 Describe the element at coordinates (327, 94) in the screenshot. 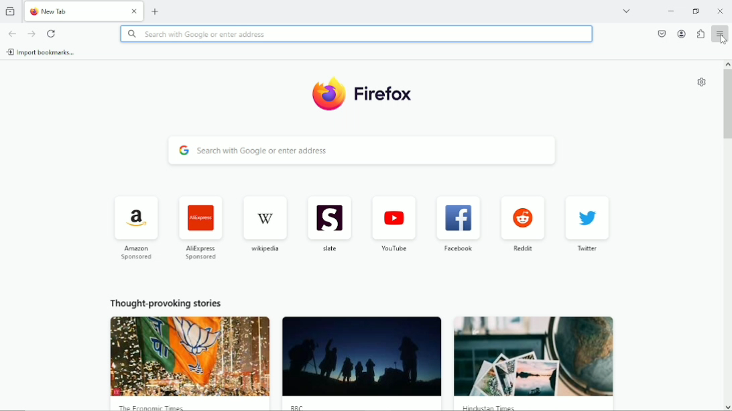

I see `logo` at that location.